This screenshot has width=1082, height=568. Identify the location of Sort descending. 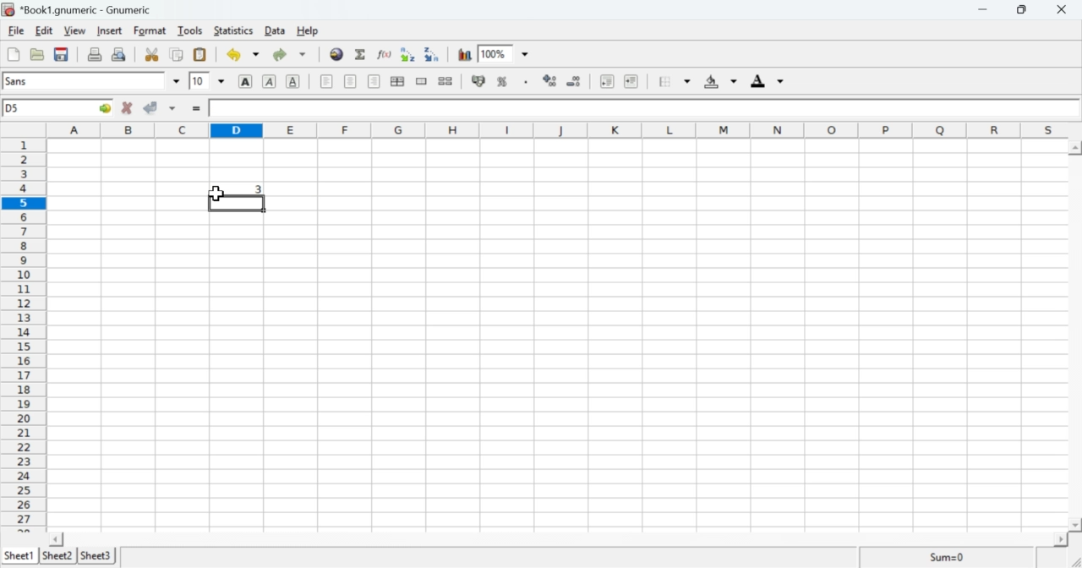
(434, 55).